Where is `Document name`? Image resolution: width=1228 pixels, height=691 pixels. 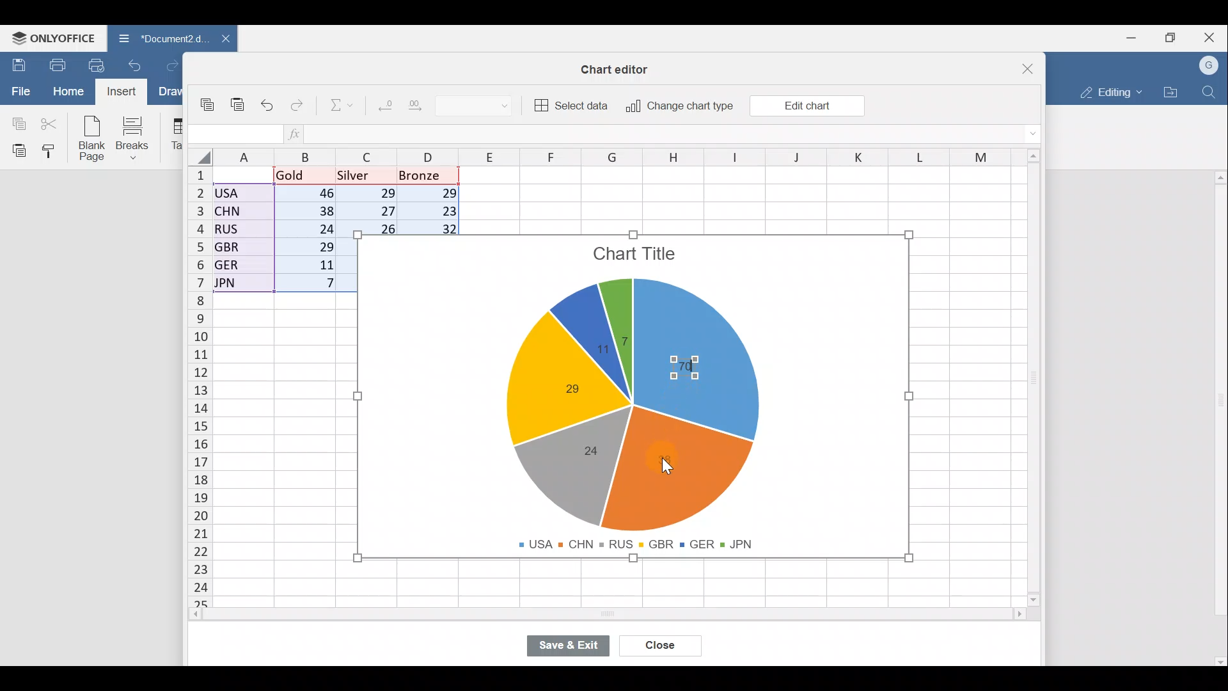 Document name is located at coordinates (159, 40).